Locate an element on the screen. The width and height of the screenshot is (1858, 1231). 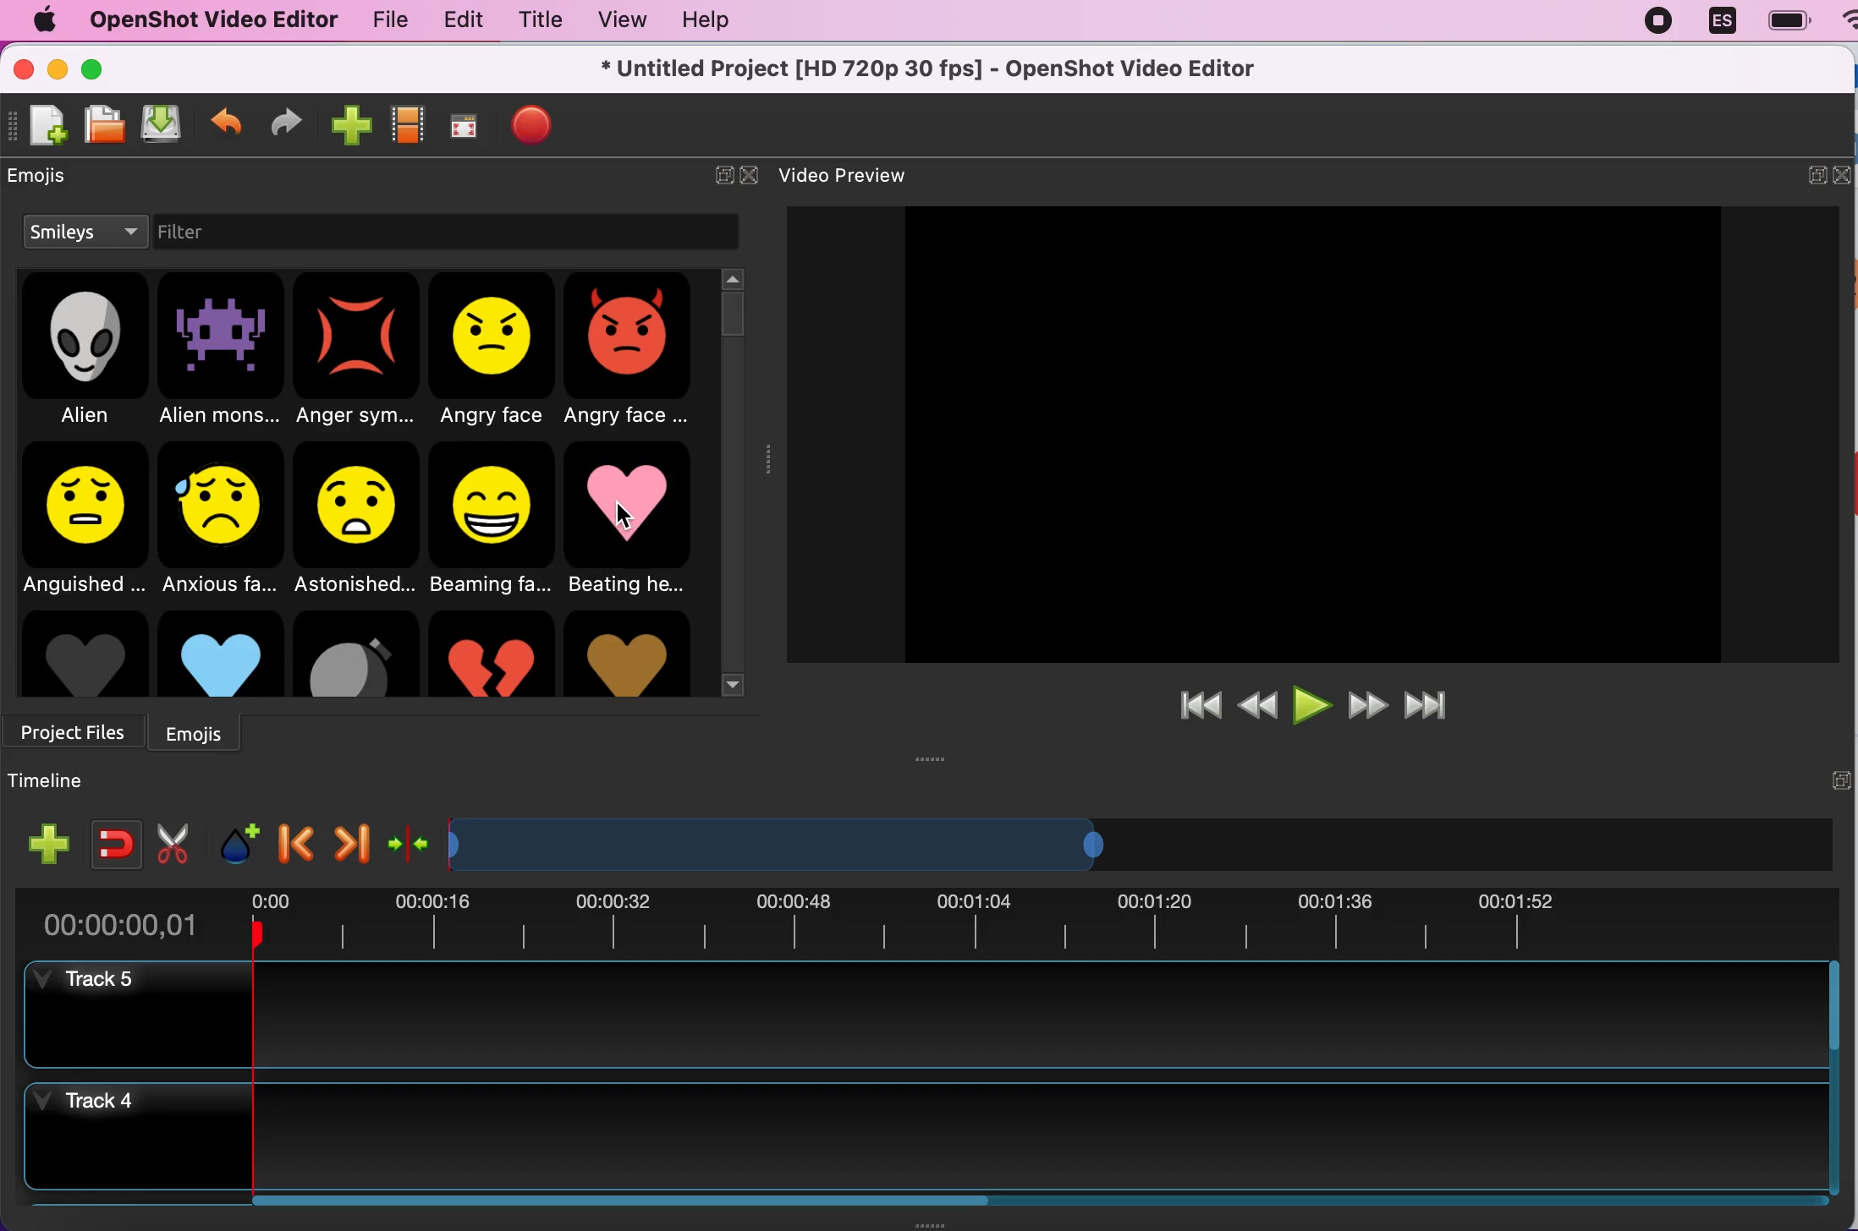
vertical slider is located at coordinates (732, 310).